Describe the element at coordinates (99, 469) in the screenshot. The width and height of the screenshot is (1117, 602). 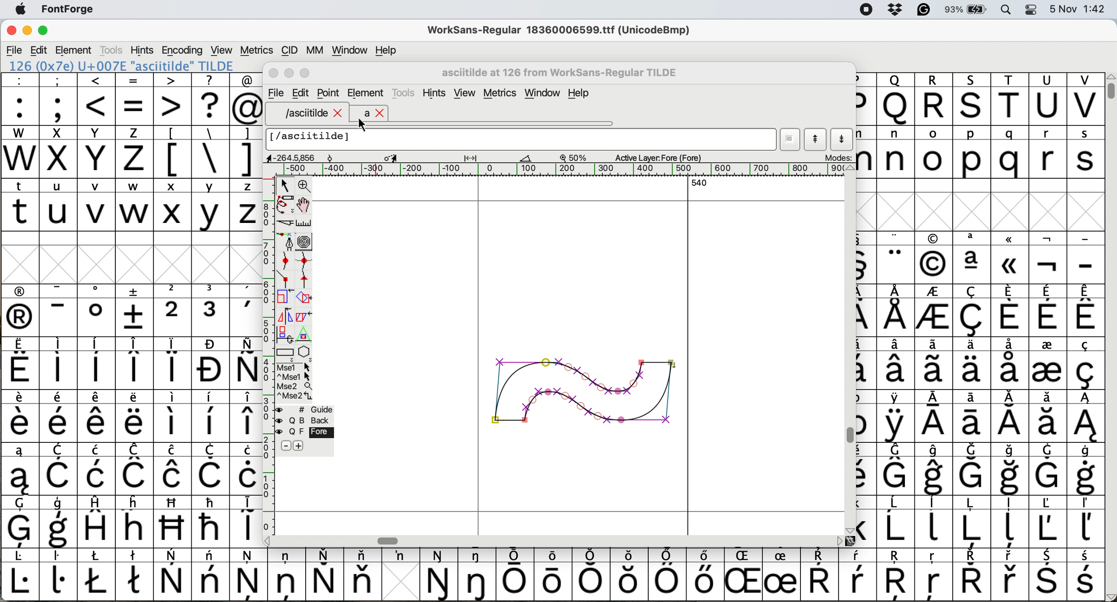
I see `symbol` at that location.